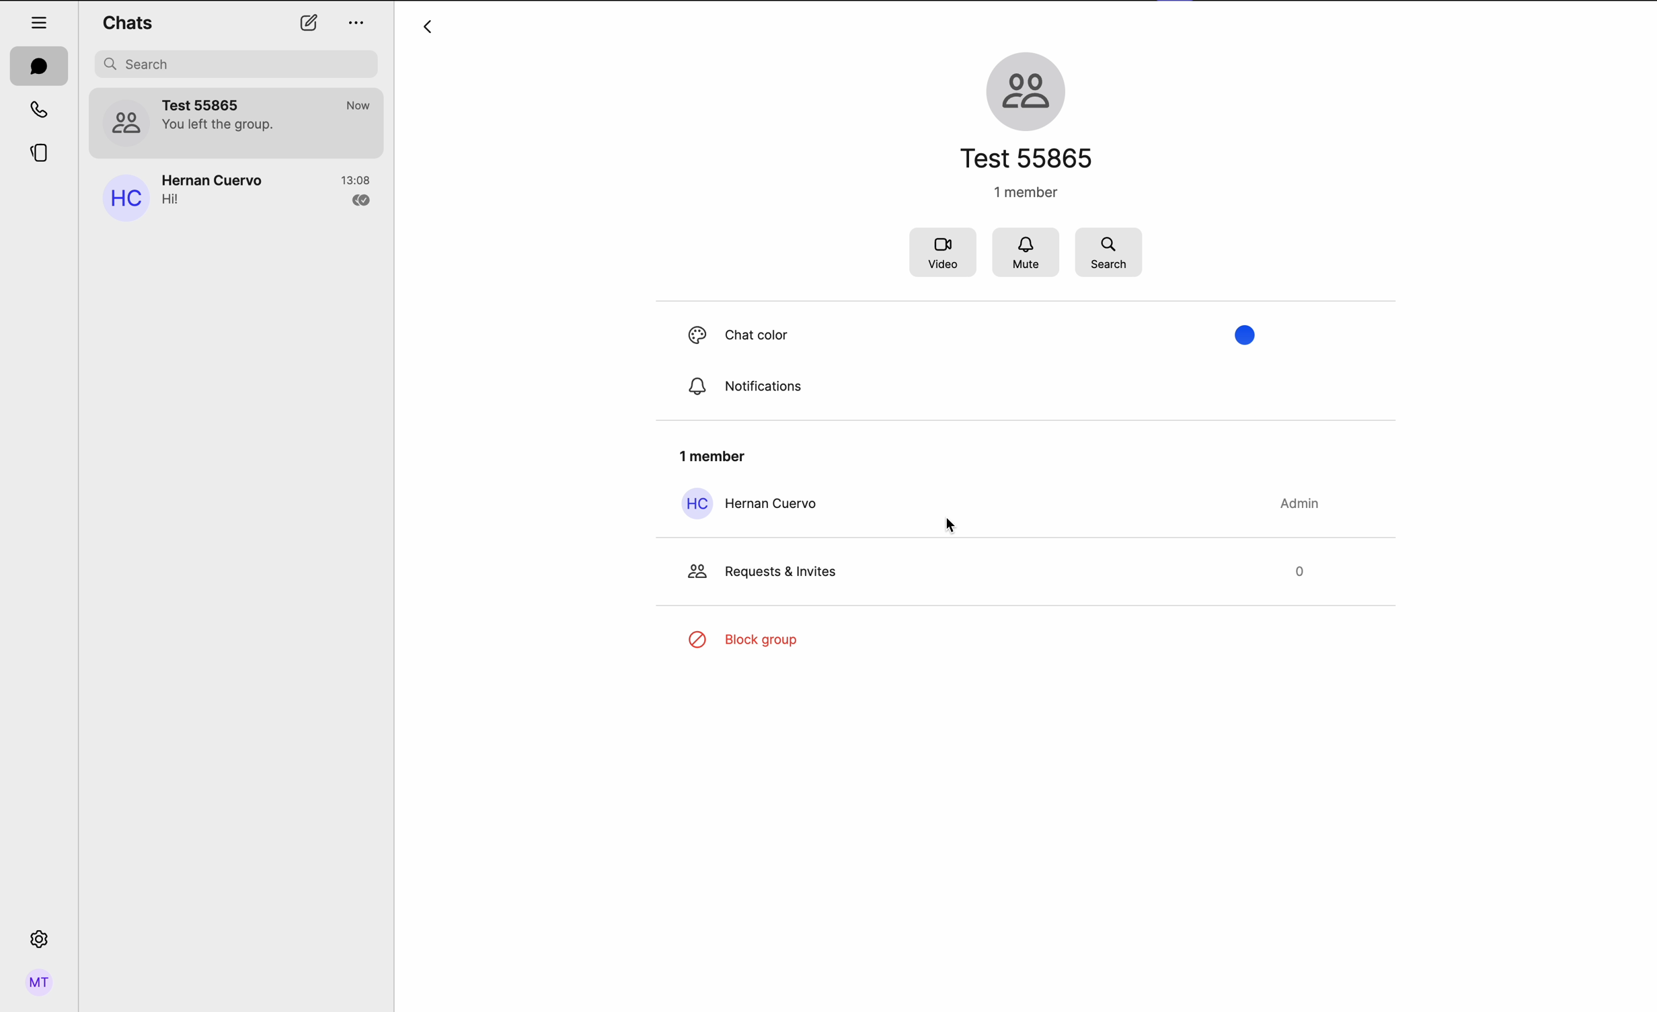 The width and height of the screenshot is (1657, 1012). Describe the element at coordinates (1251, 335) in the screenshot. I see `color` at that location.